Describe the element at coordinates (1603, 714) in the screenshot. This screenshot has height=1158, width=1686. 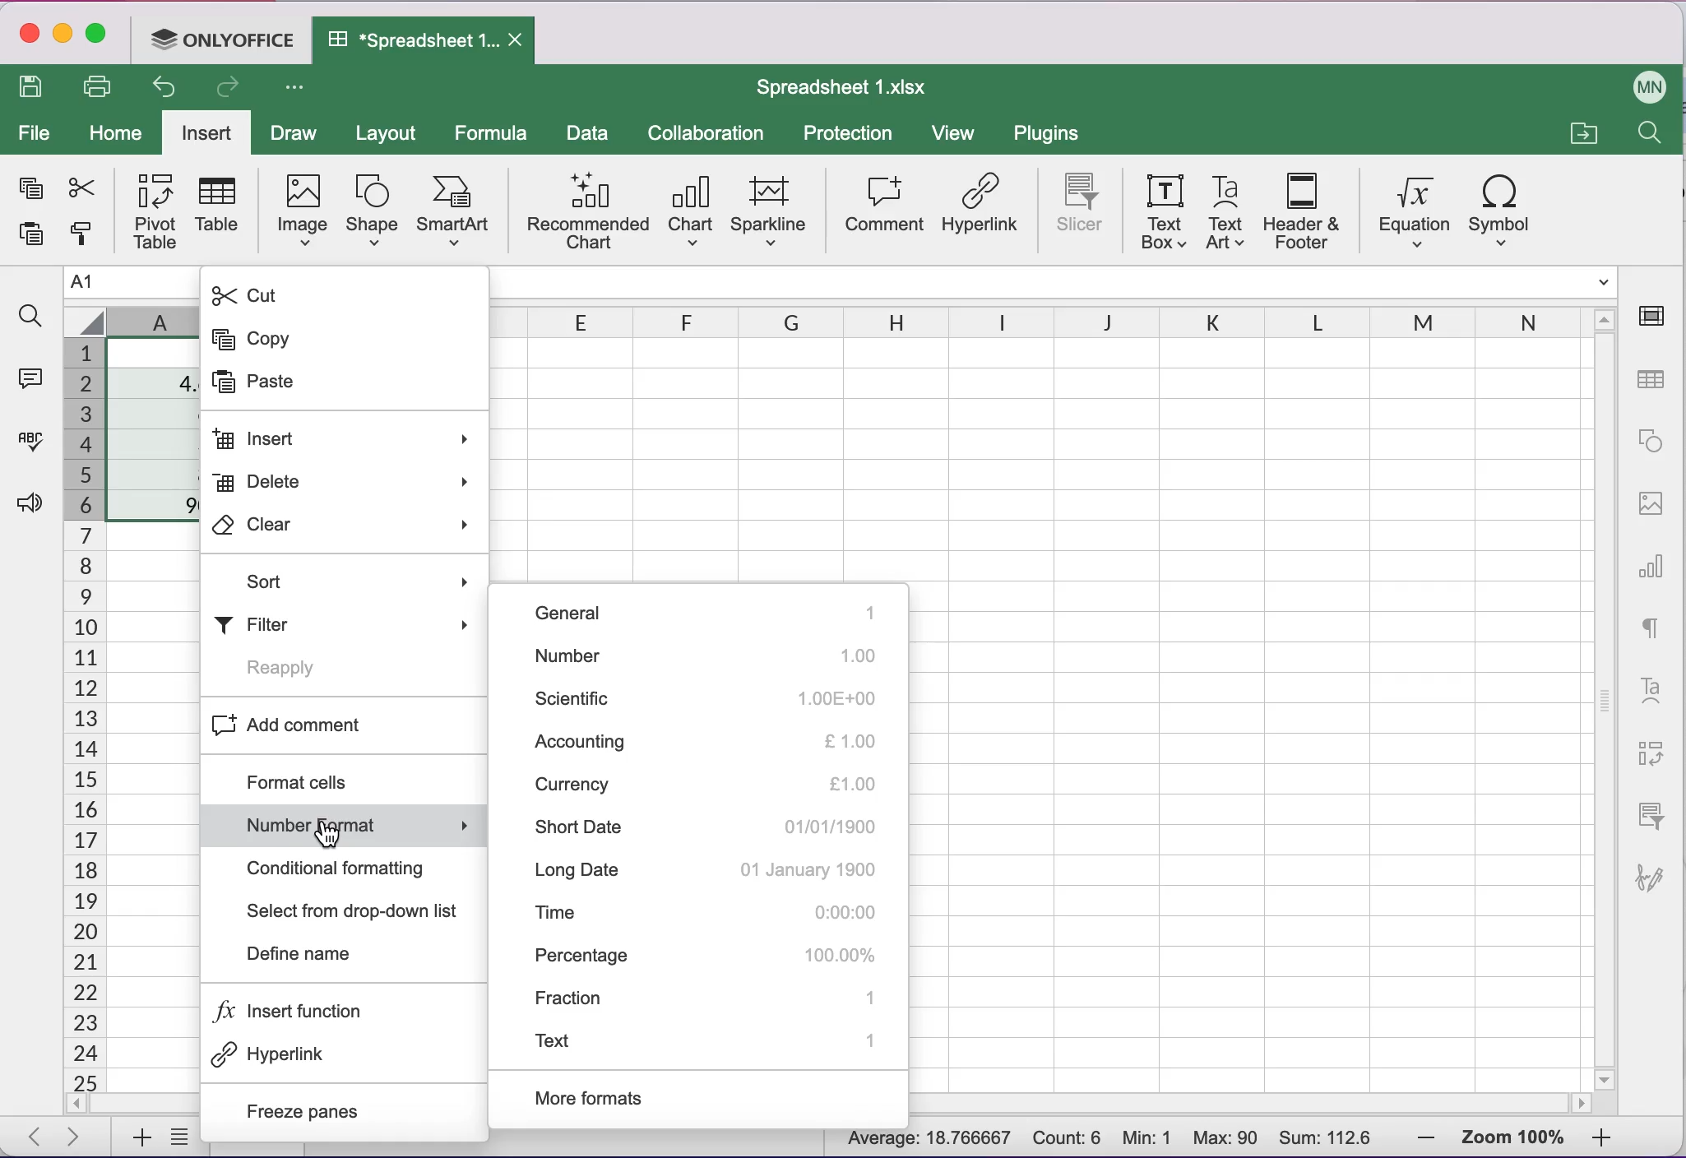
I see `vertical scrollbar` at that location.